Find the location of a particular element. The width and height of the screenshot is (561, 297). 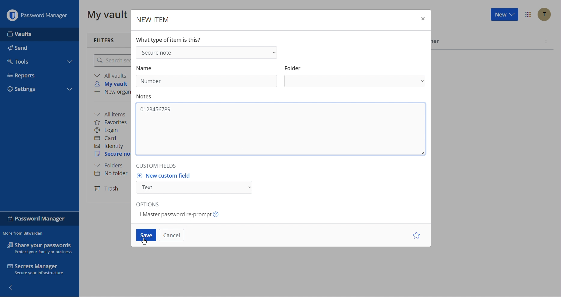

Options is located at coordinates (151, 203).